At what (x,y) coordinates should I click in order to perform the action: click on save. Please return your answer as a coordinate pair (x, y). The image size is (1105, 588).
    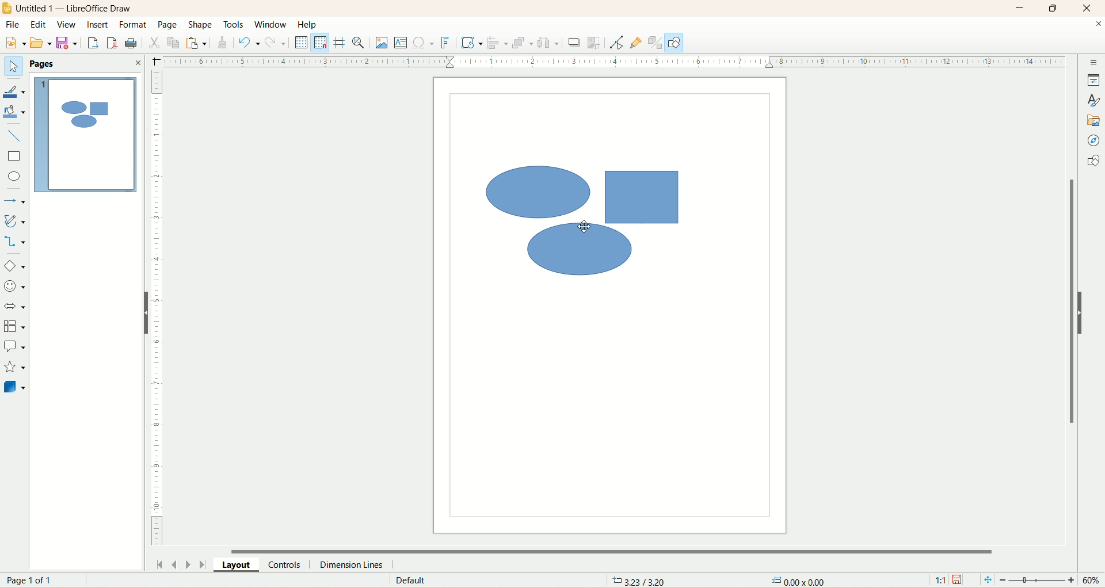
    Looking at the image, I should click on (959, 580).